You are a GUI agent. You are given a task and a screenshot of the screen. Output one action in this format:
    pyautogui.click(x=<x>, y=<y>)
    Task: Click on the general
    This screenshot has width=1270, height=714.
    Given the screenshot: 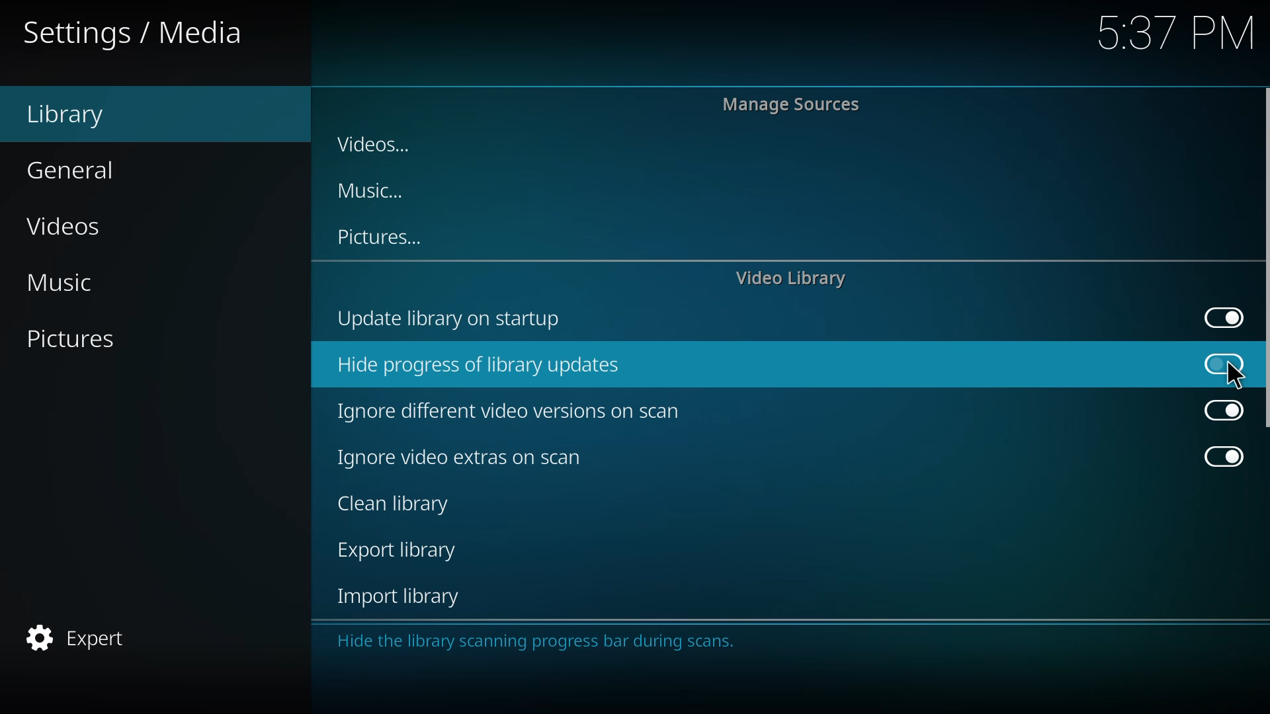 What is the action you would take?
    pyautogui.click(x=79, y=169)
    